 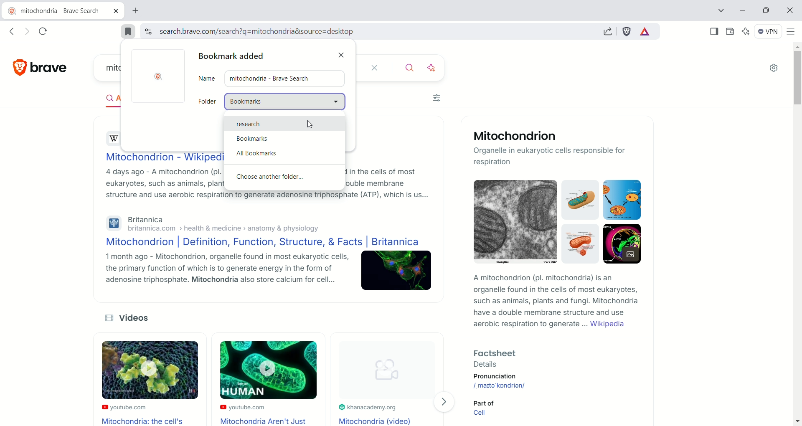 I want to click on Videos, so click(x=135, y=318).